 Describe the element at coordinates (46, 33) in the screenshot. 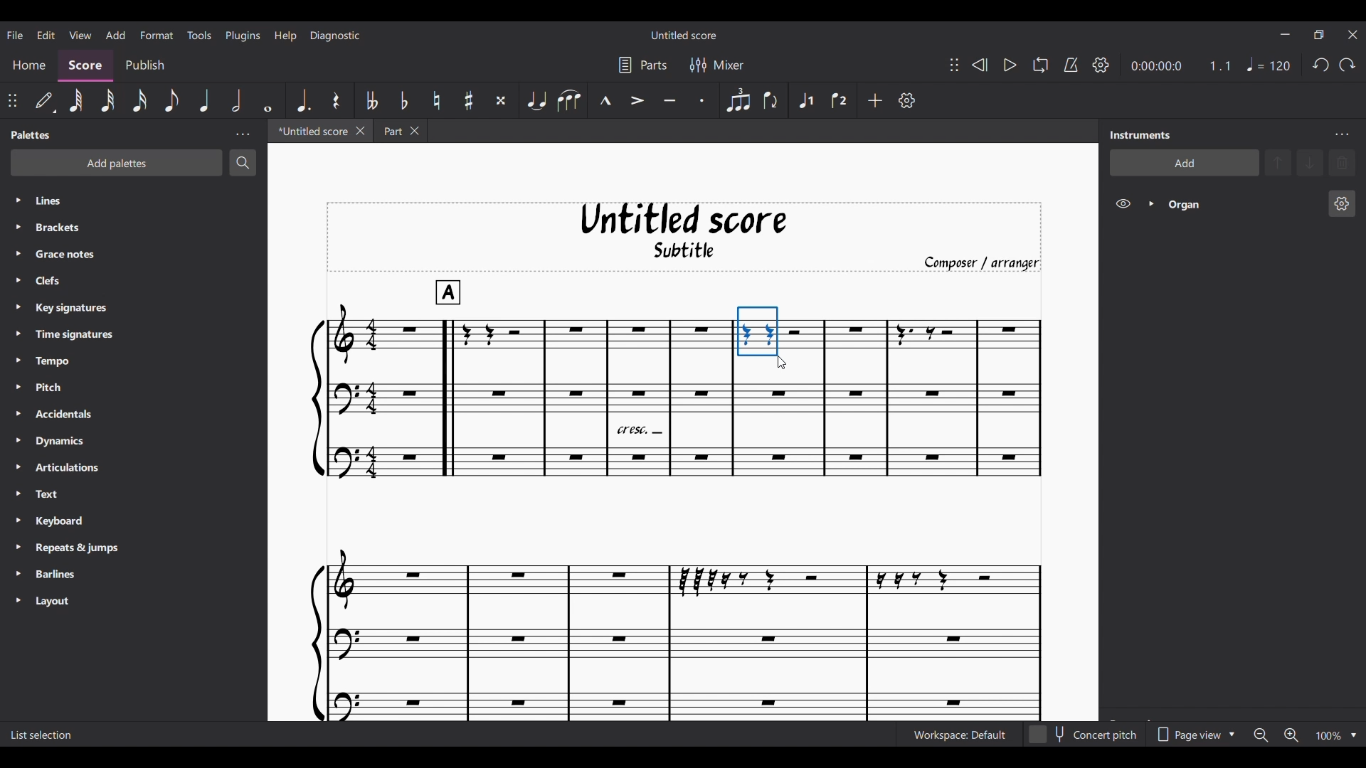

I see `Edit menu` at that location.